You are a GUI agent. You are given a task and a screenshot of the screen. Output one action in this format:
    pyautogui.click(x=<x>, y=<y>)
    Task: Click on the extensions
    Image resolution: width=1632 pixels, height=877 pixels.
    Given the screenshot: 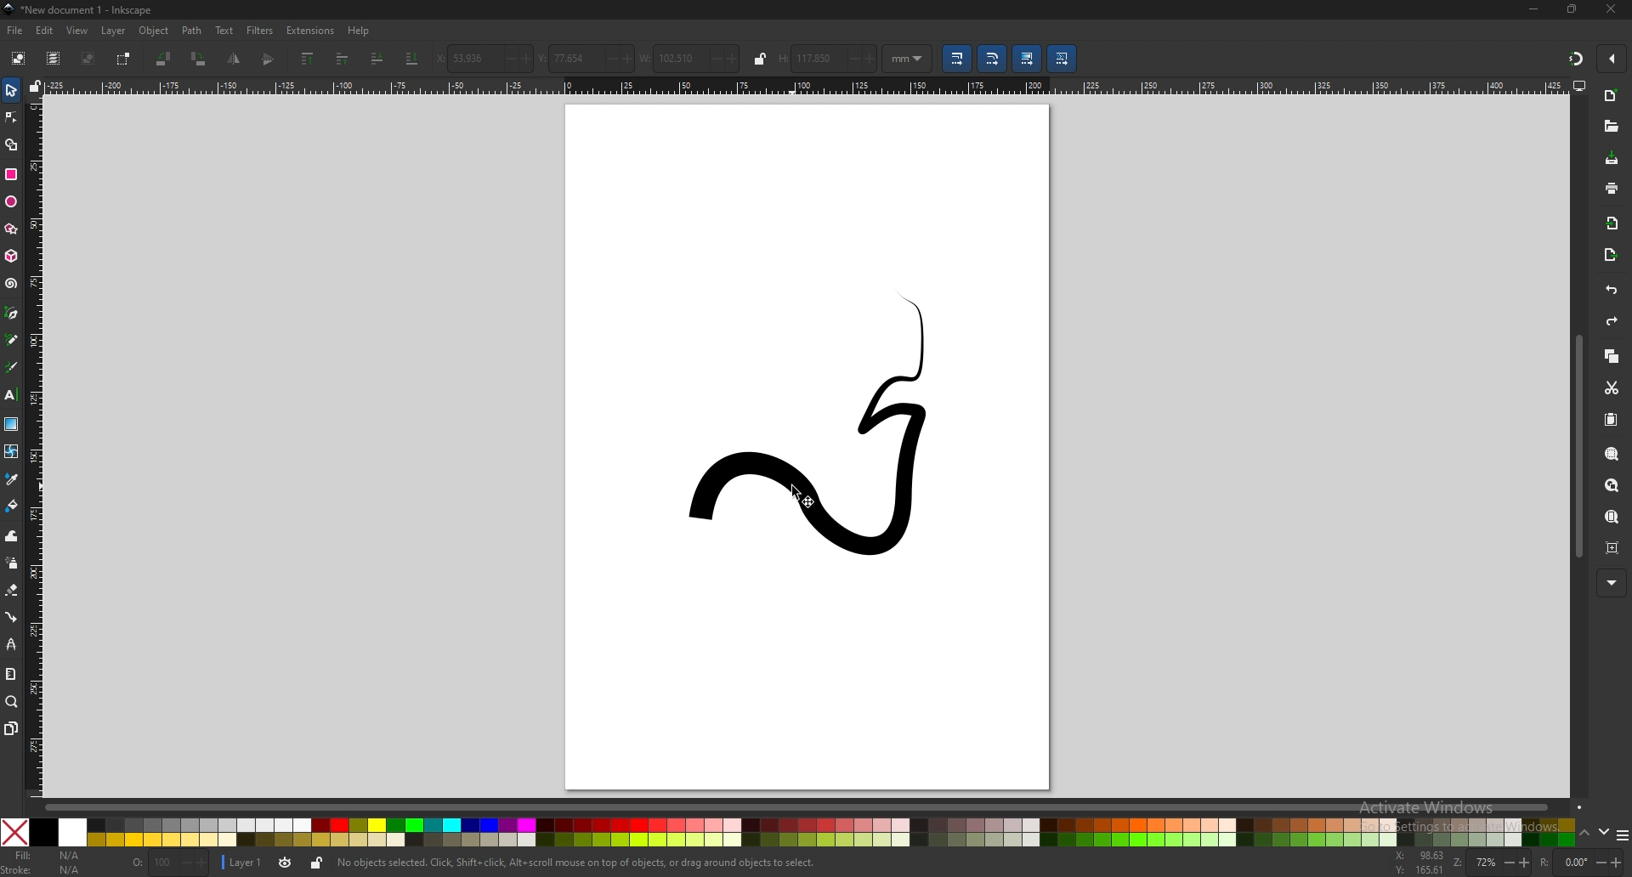 What is the action you would take?
    pyautogui.click(x=309, y=31)
    